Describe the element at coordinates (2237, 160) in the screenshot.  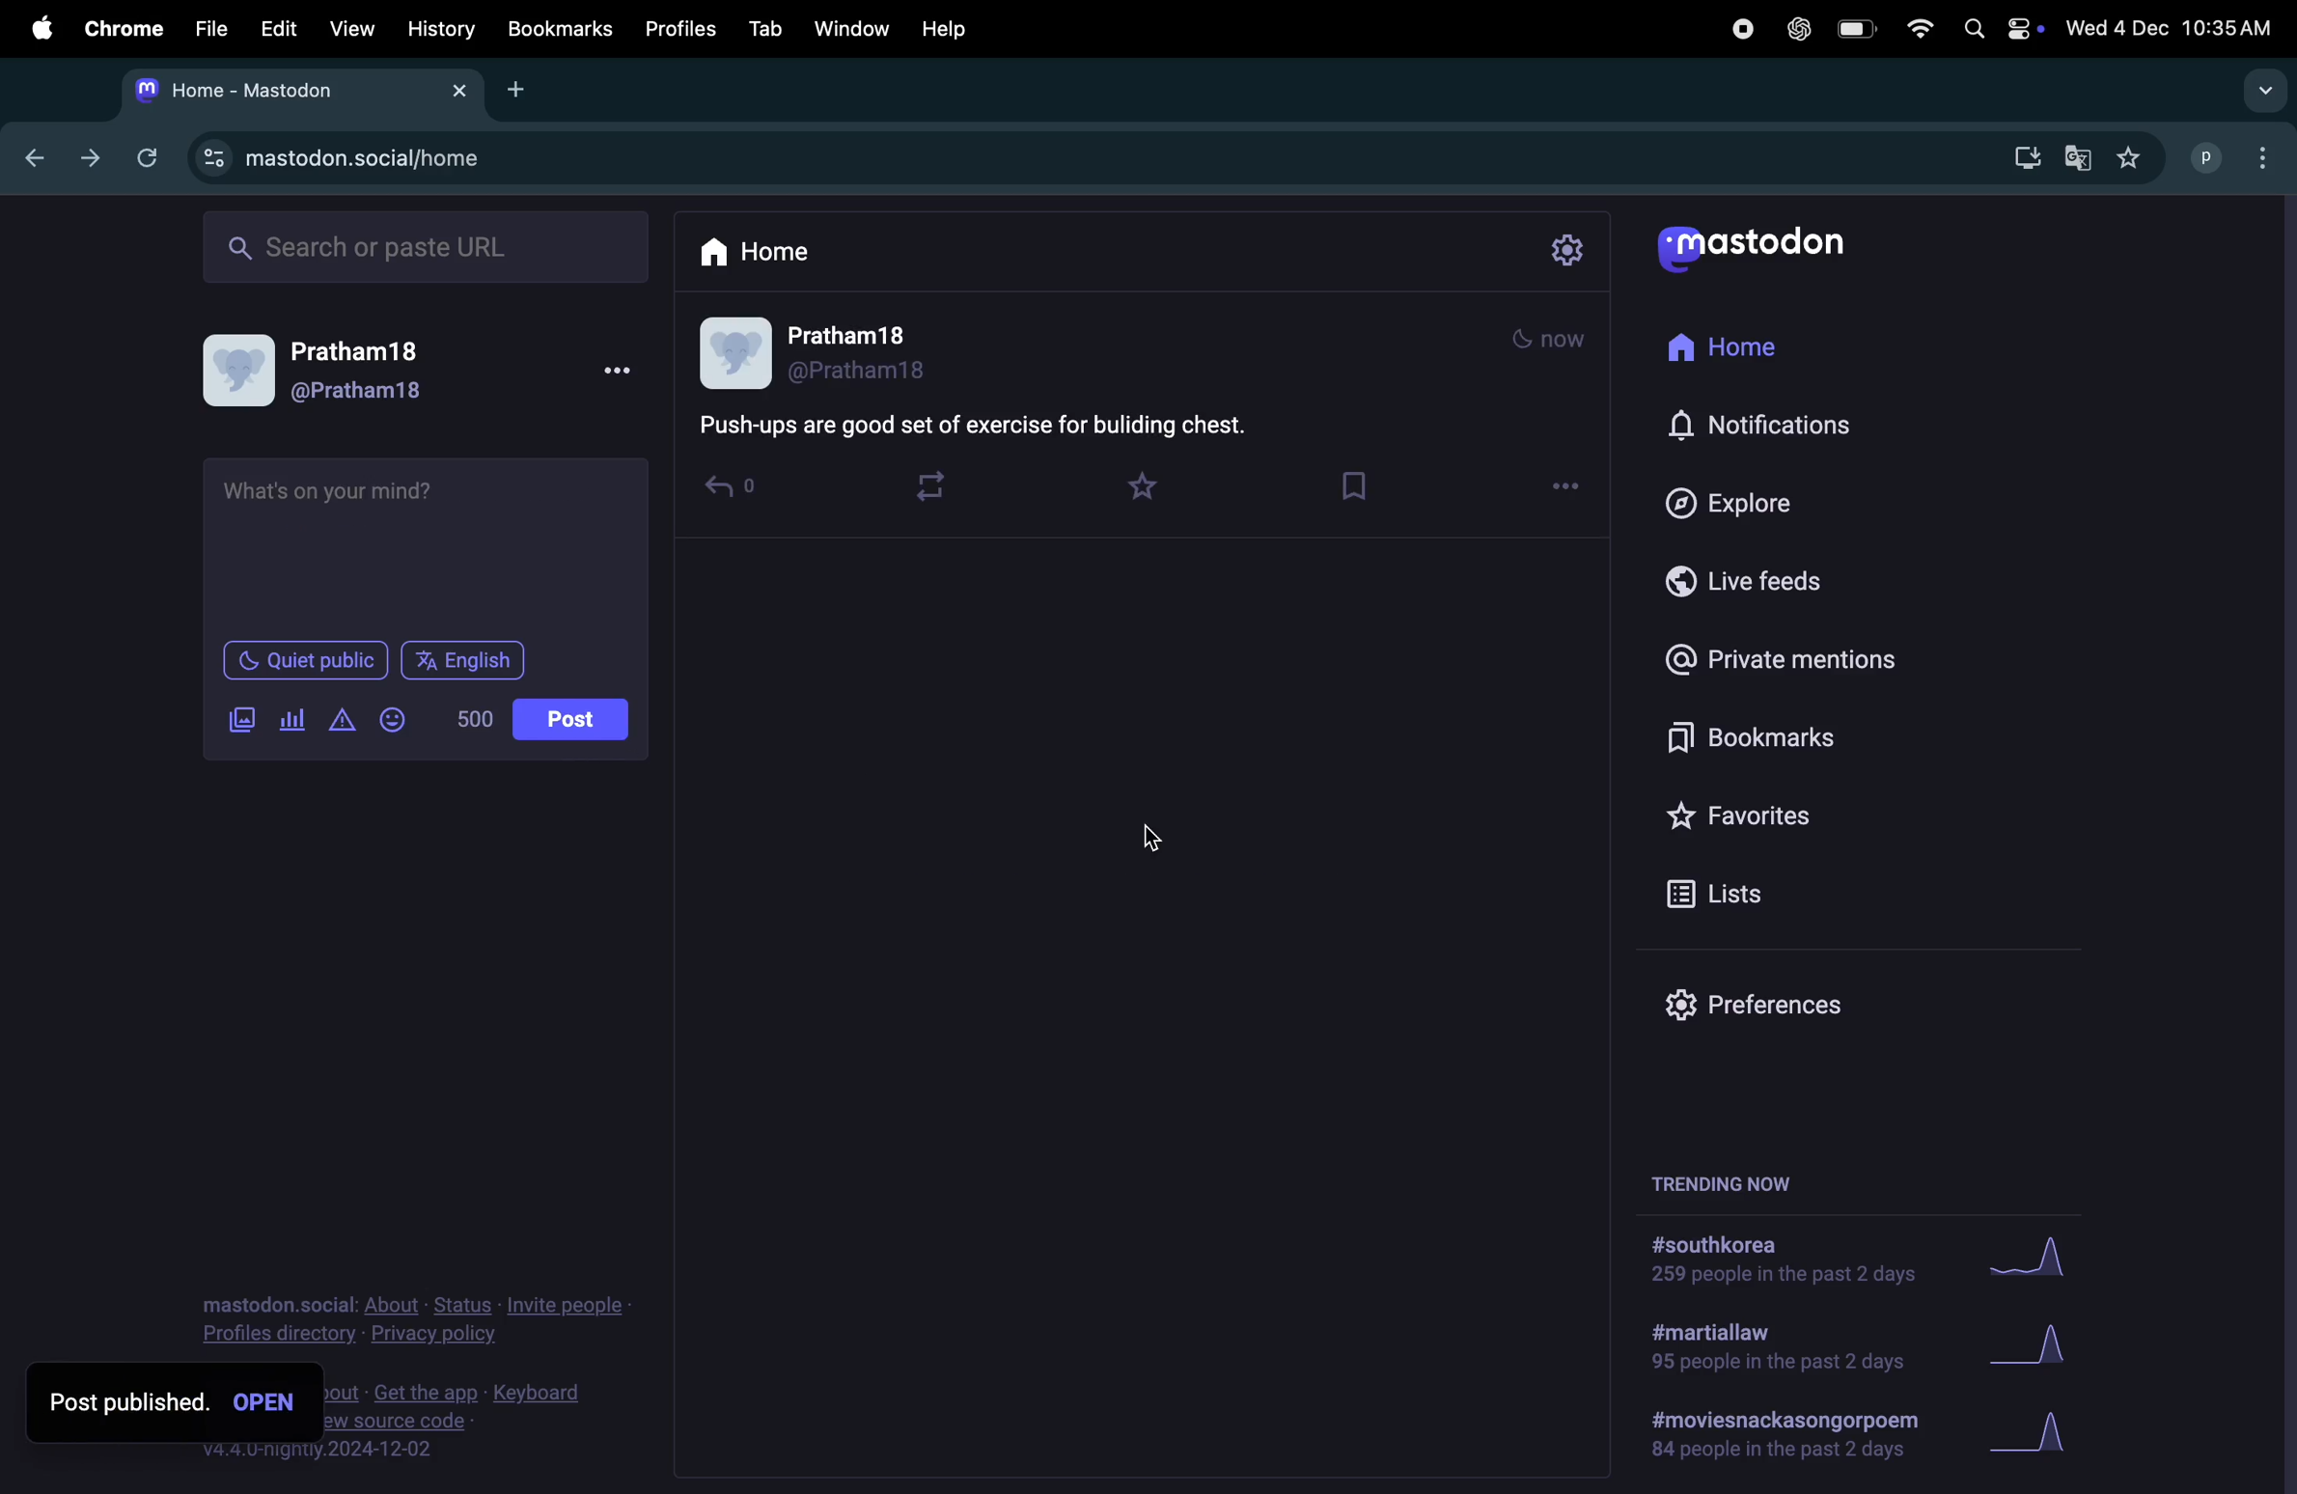
I see `chrome profile` at that location.